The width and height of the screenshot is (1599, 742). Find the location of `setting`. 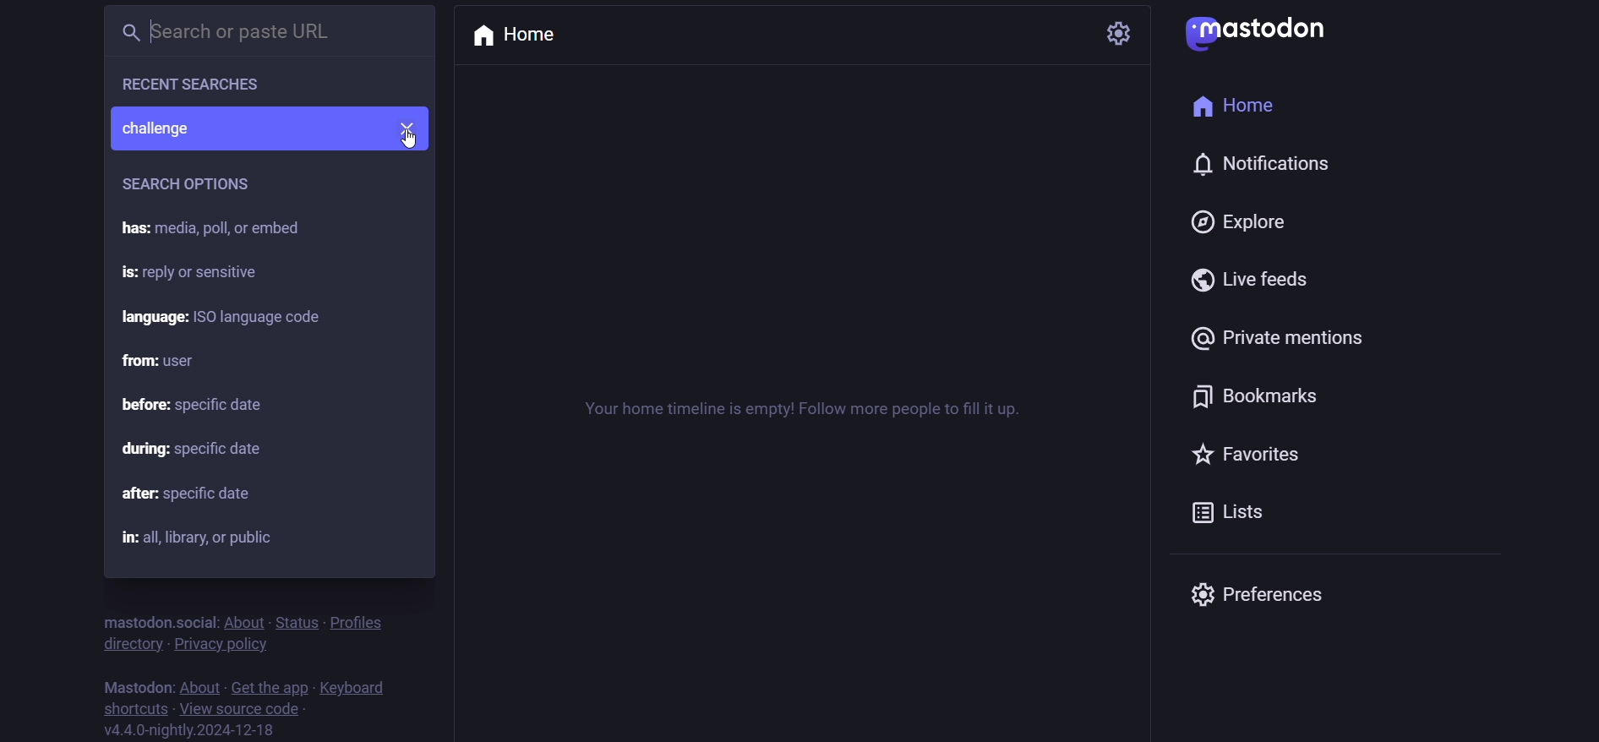

setting is located at coordinates (1121, 30).